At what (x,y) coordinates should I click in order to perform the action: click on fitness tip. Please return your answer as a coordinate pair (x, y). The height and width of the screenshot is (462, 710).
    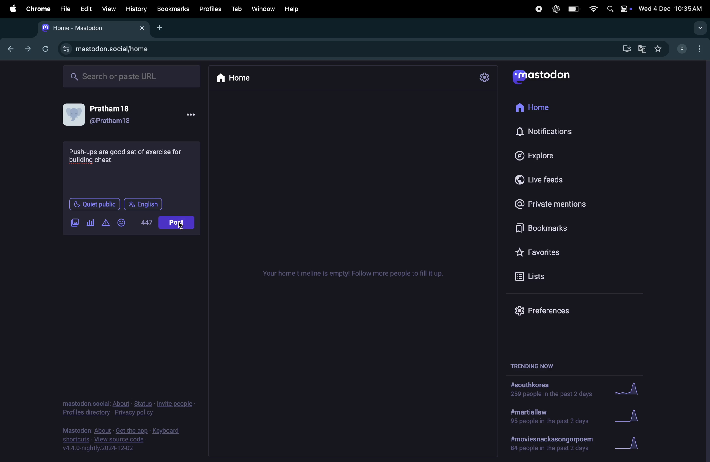
    Looking at the image, I should click on (127, 156).